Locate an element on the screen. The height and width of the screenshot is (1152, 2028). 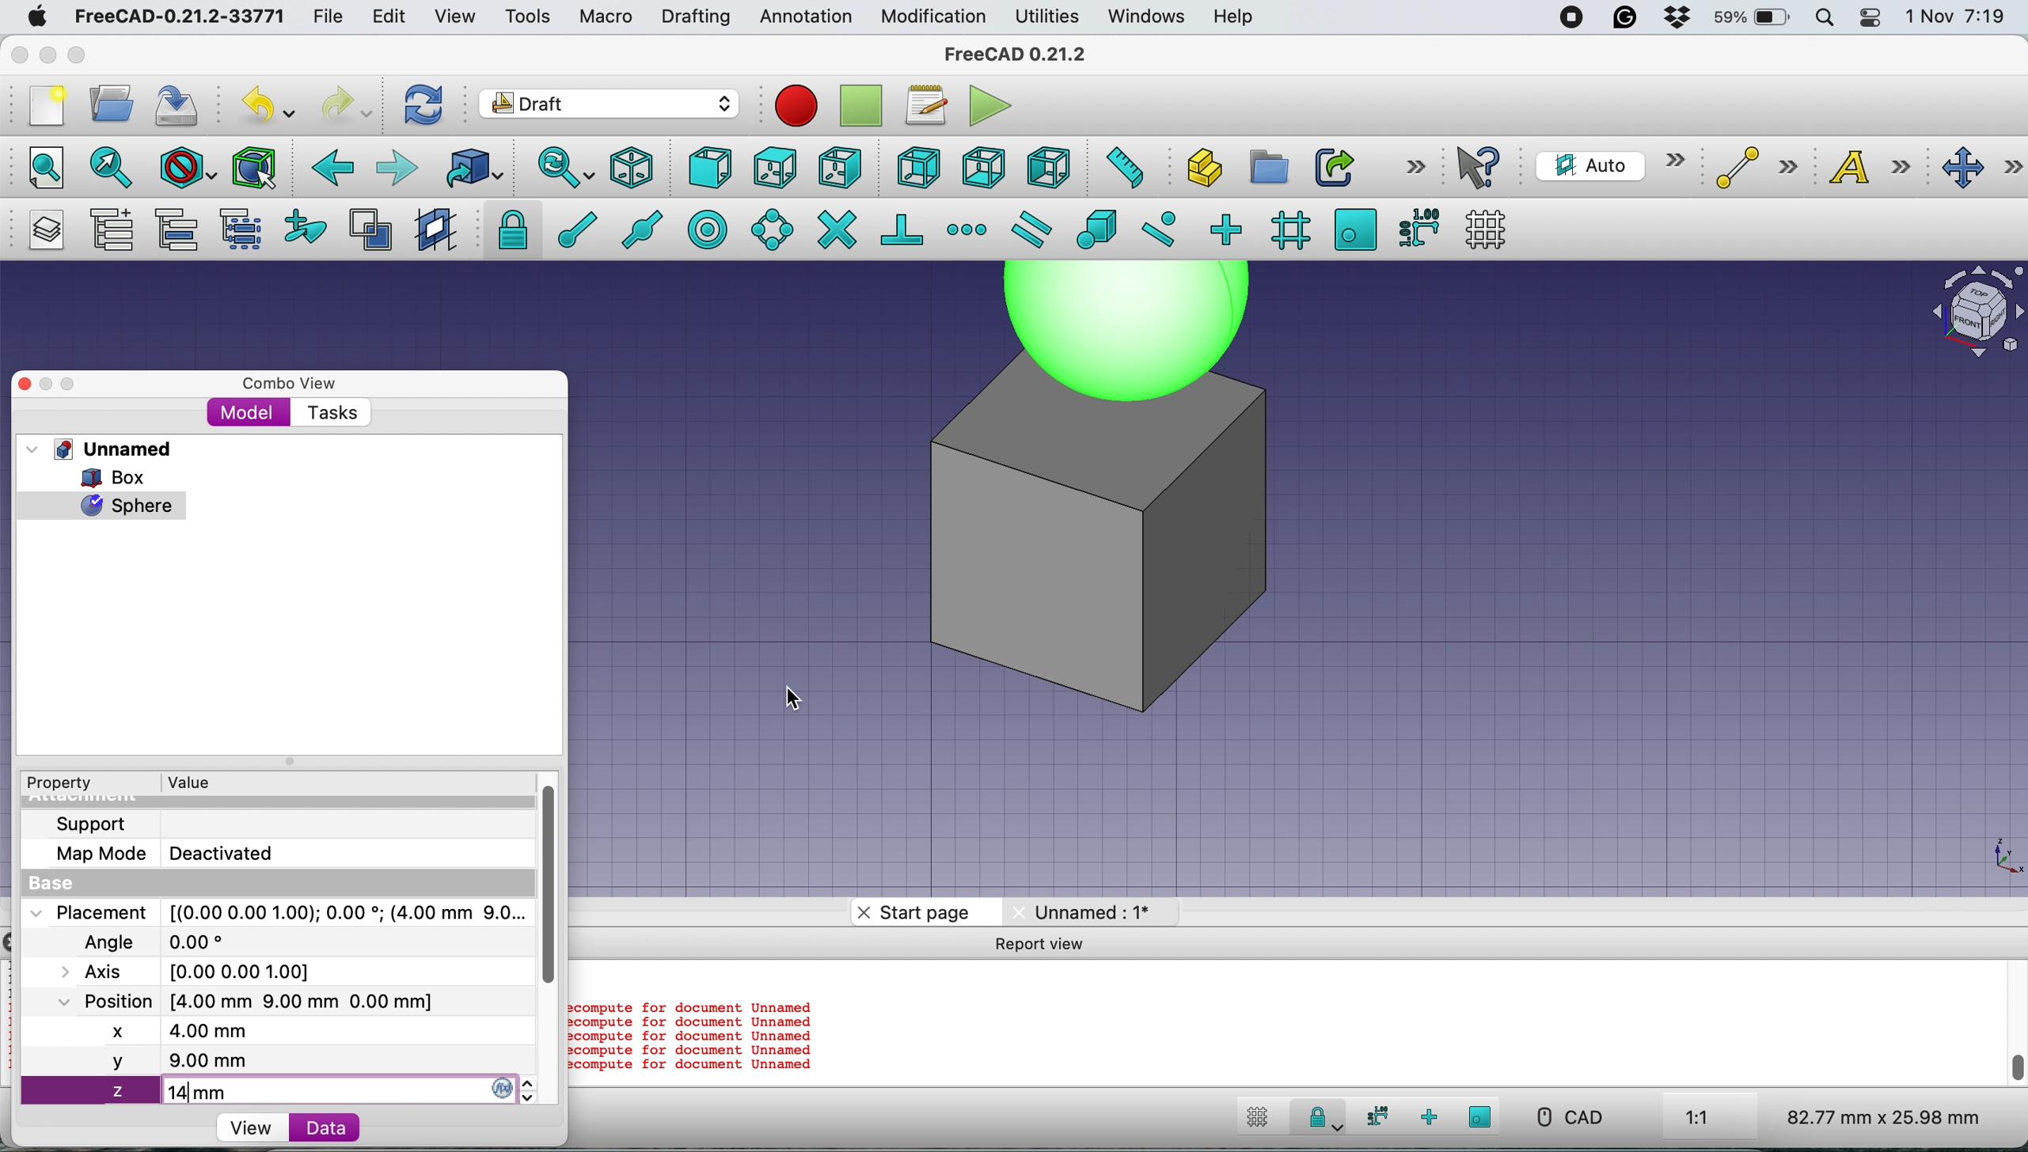
new z axis value is located at coordinates (166, 1092).